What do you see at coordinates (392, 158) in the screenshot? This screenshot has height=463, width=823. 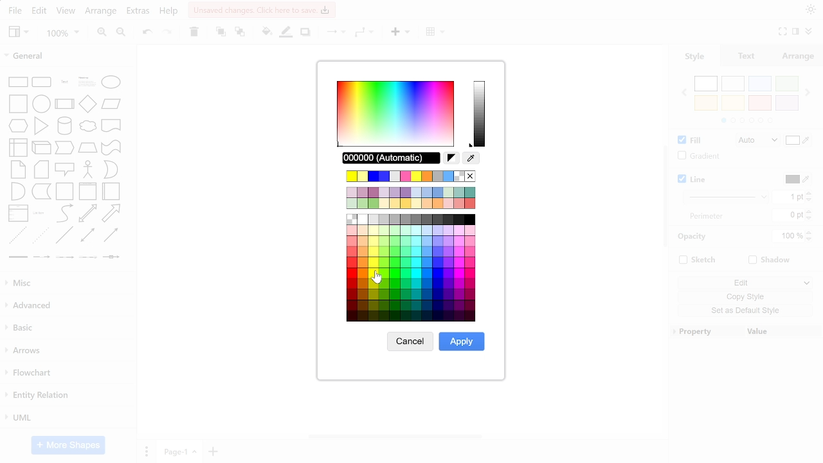 I see `current color` at bounding box center [392, 158].